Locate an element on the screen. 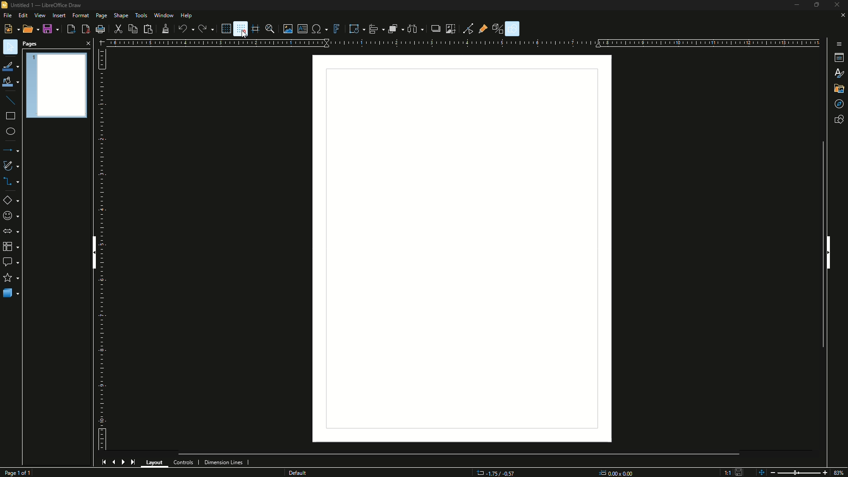 The height and width of the screenshot is (477, 848). Close is located at coordinates (90, 43).